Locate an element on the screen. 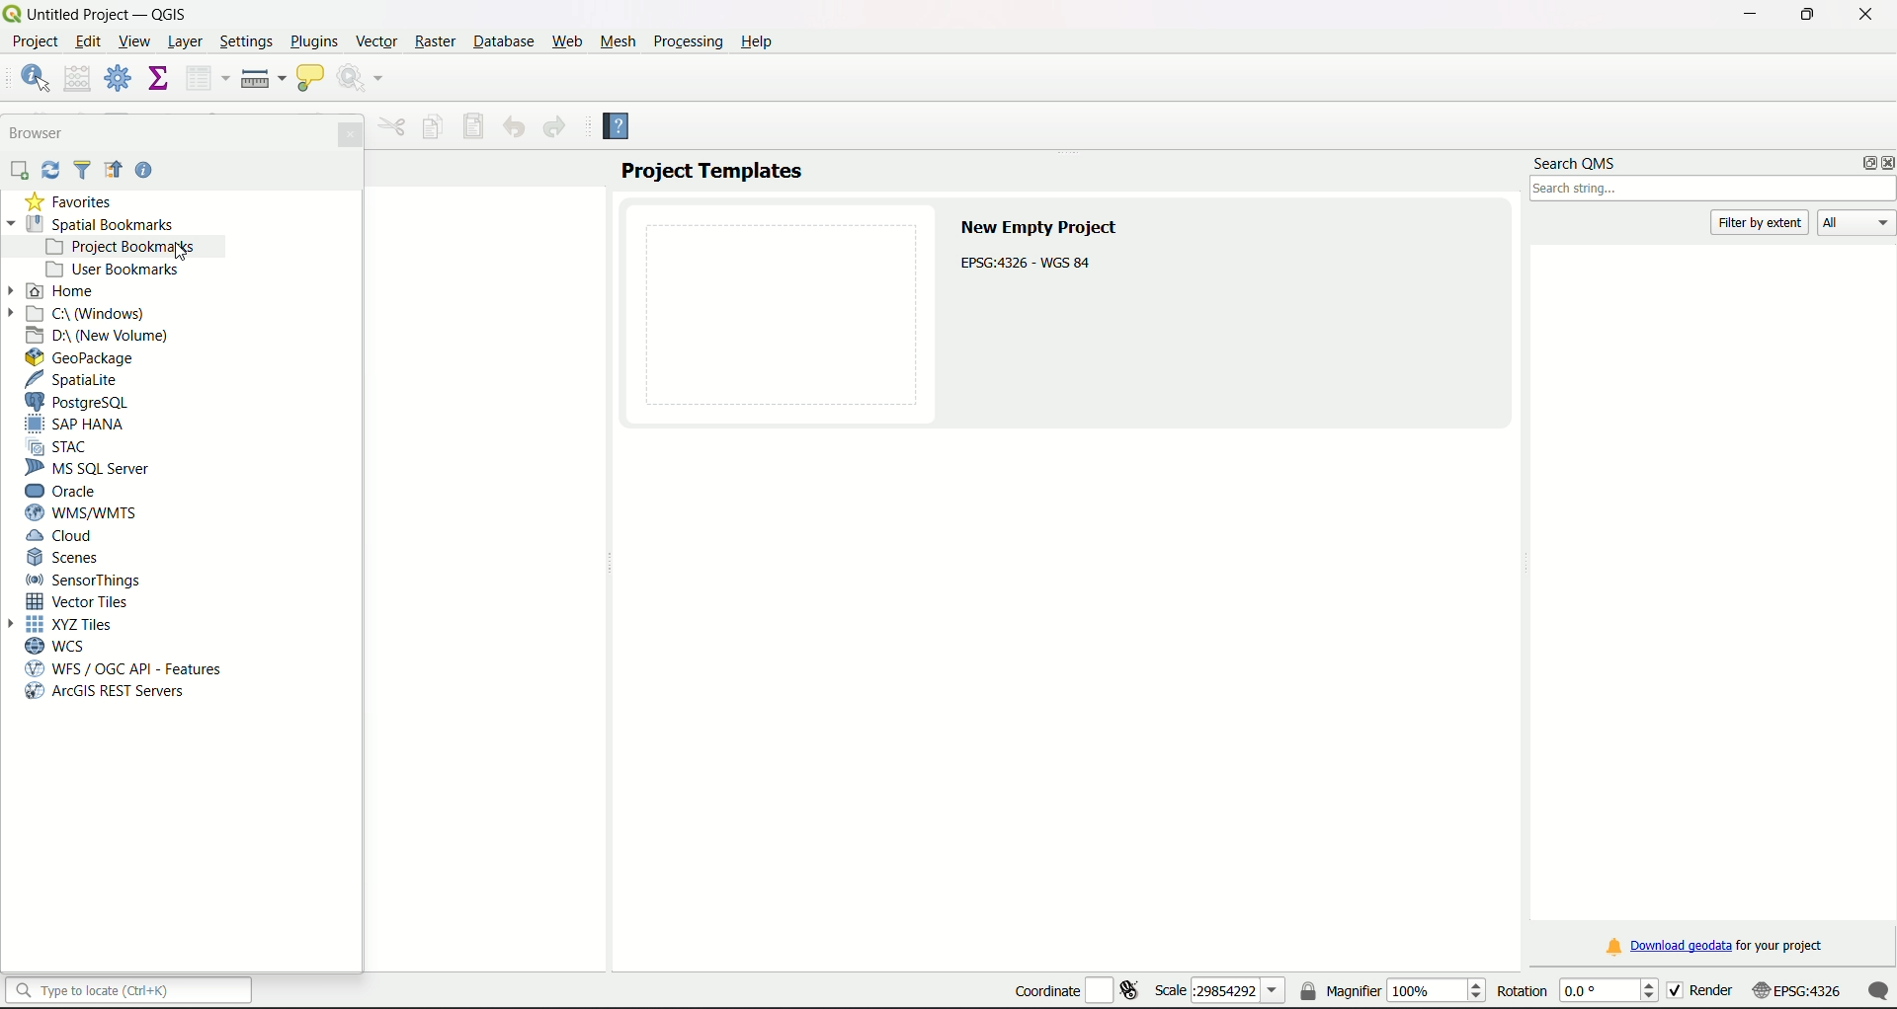 This screenshot has height=1009, width=1897. Vector Tiles is located at coordinates (83, 602).